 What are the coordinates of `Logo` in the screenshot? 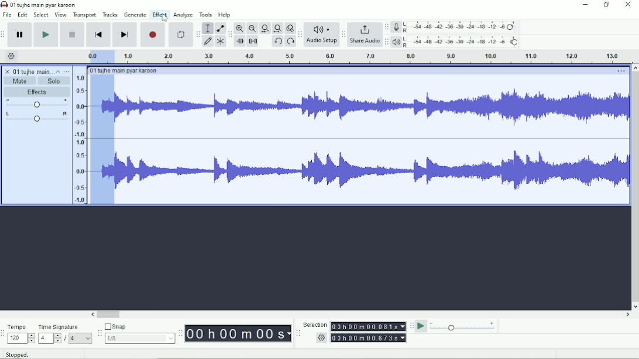 It's located at (4, 4).